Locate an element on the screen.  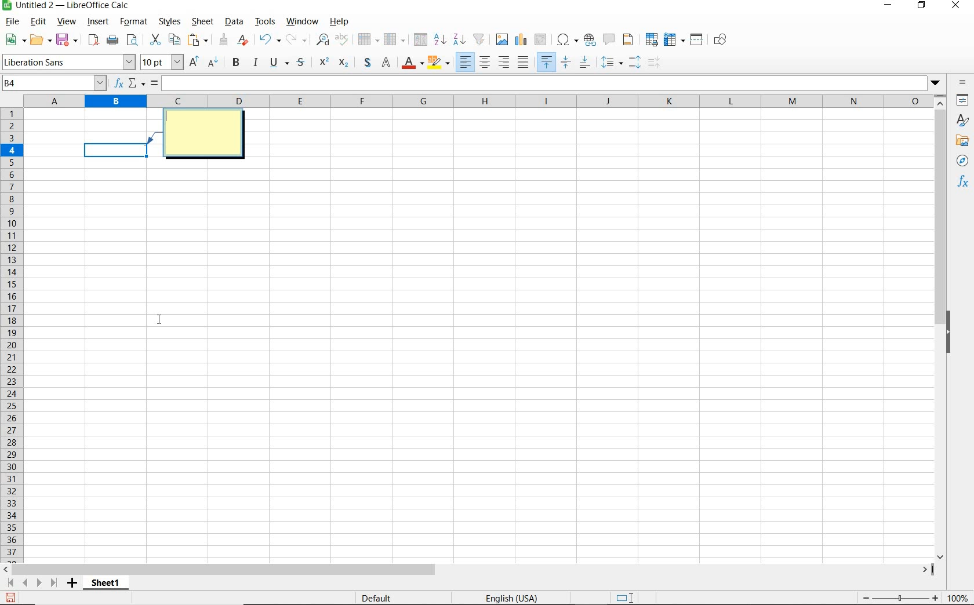
symbol styles is located at coordinates (296, 61).